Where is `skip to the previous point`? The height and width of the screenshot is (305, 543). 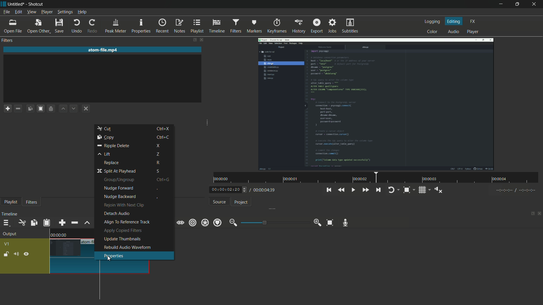 skip to the previous point is located at coordinates (328, 190).